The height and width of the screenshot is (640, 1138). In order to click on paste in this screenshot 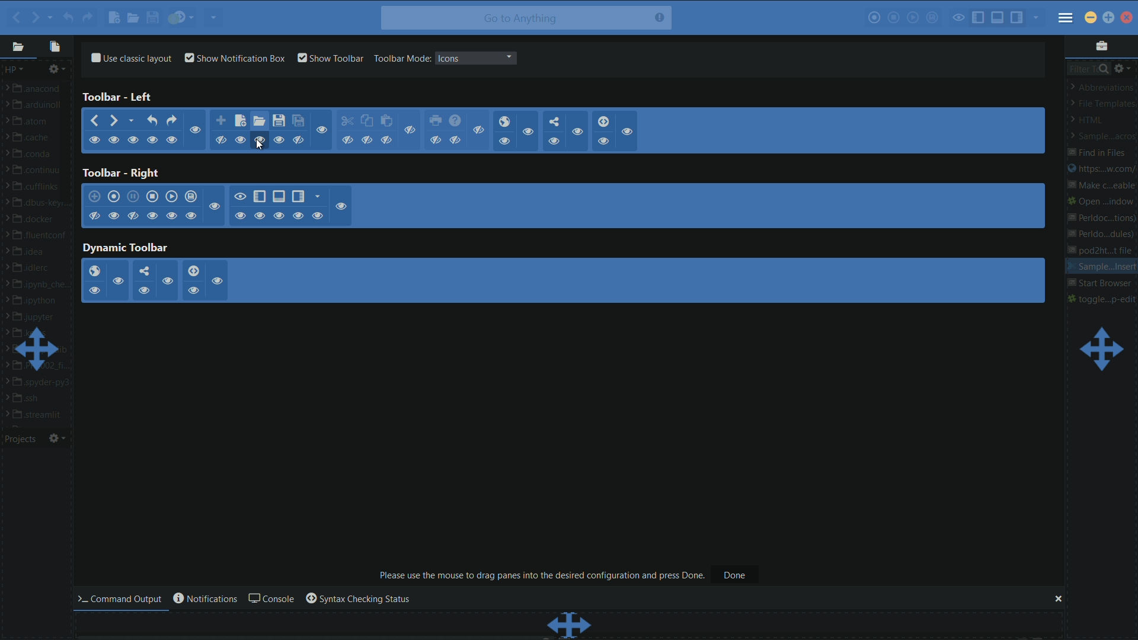, I will do `click(388, 121)`.